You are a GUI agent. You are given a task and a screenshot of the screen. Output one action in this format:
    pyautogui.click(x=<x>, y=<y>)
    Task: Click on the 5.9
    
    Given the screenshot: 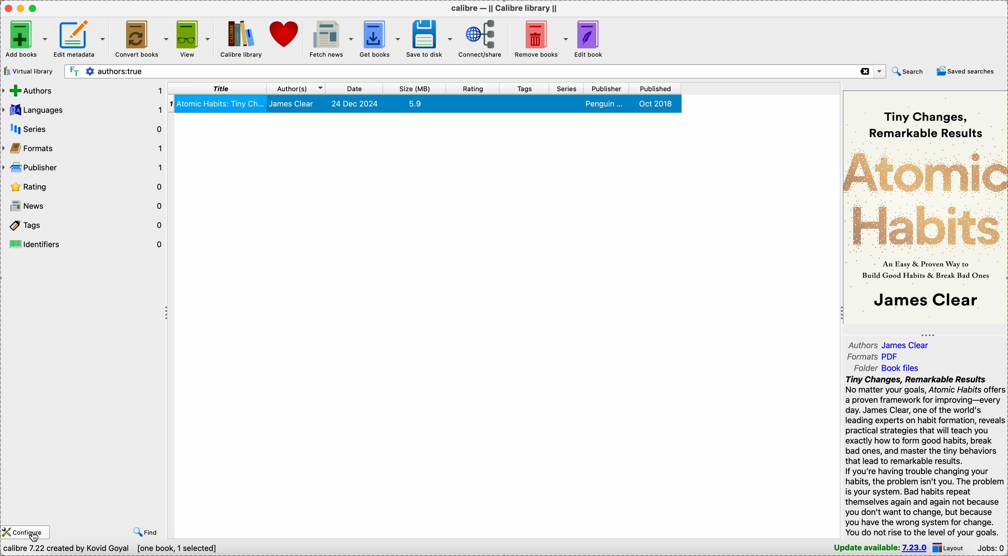 What is the action you would take?
    pyautogui.click(x=415, y=104)
    